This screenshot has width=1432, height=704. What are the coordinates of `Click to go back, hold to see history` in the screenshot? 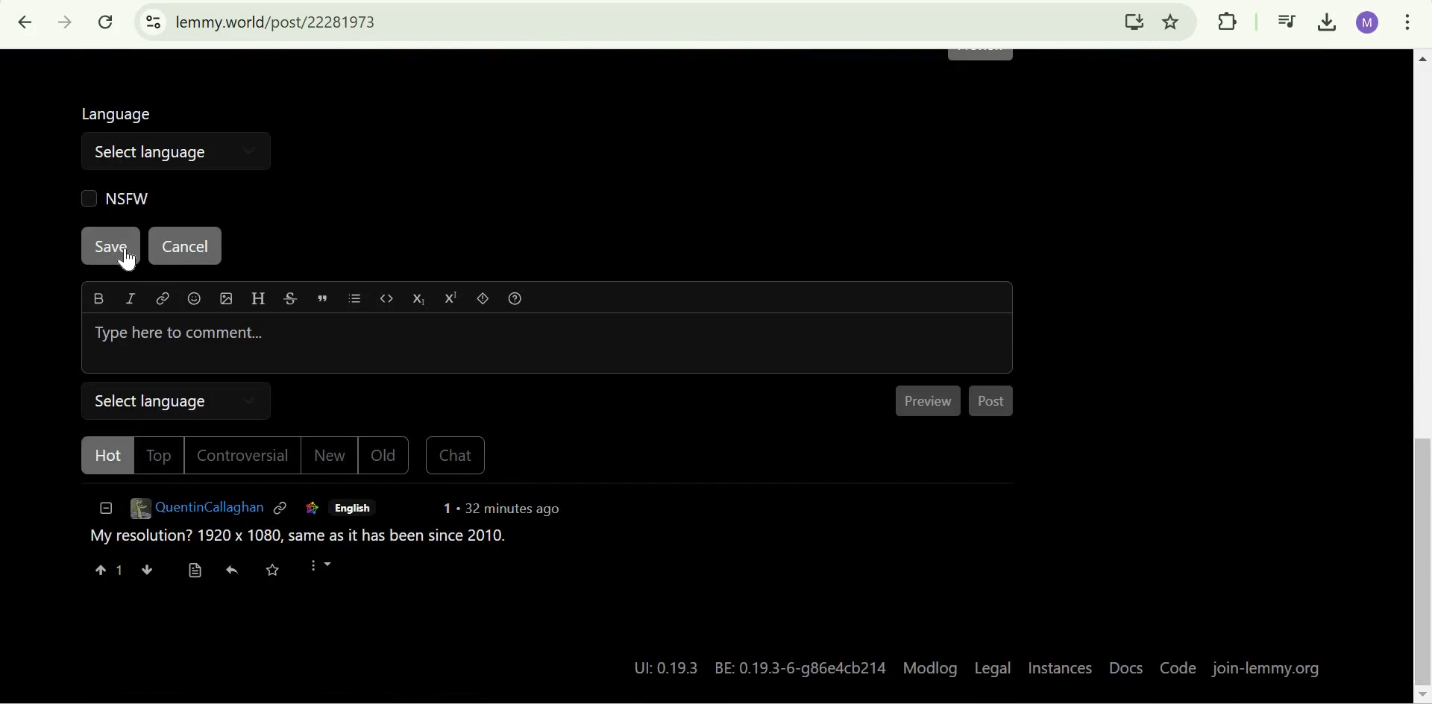 It's located at (26, 22).